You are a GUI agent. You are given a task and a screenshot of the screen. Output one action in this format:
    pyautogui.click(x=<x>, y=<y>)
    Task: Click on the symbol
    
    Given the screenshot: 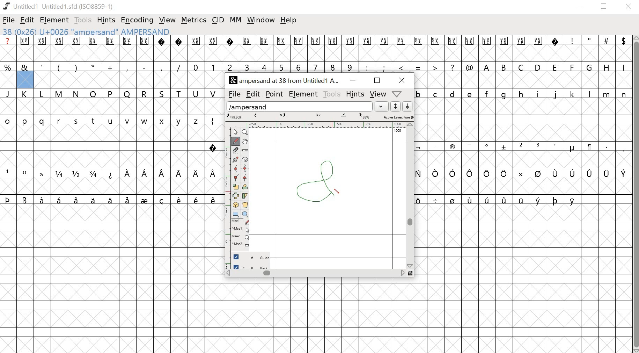 What is the action you would take?
    pyautogui.click(x=504, y=173)
    